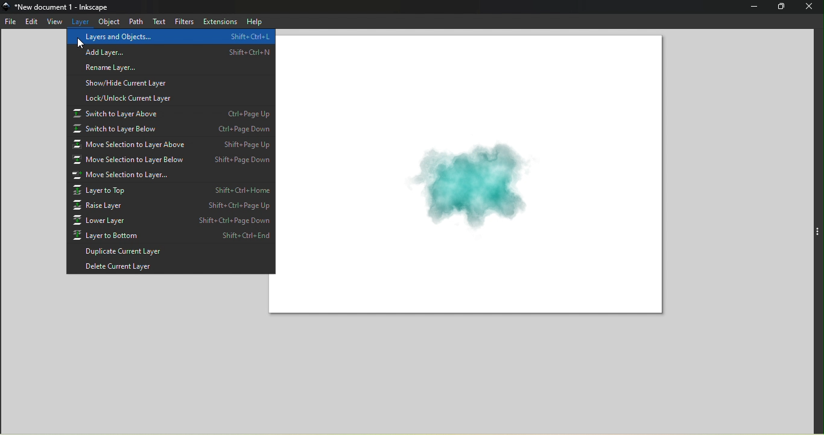 The image size is (824, 435). I want to click on Minimize, so click(751, 7).